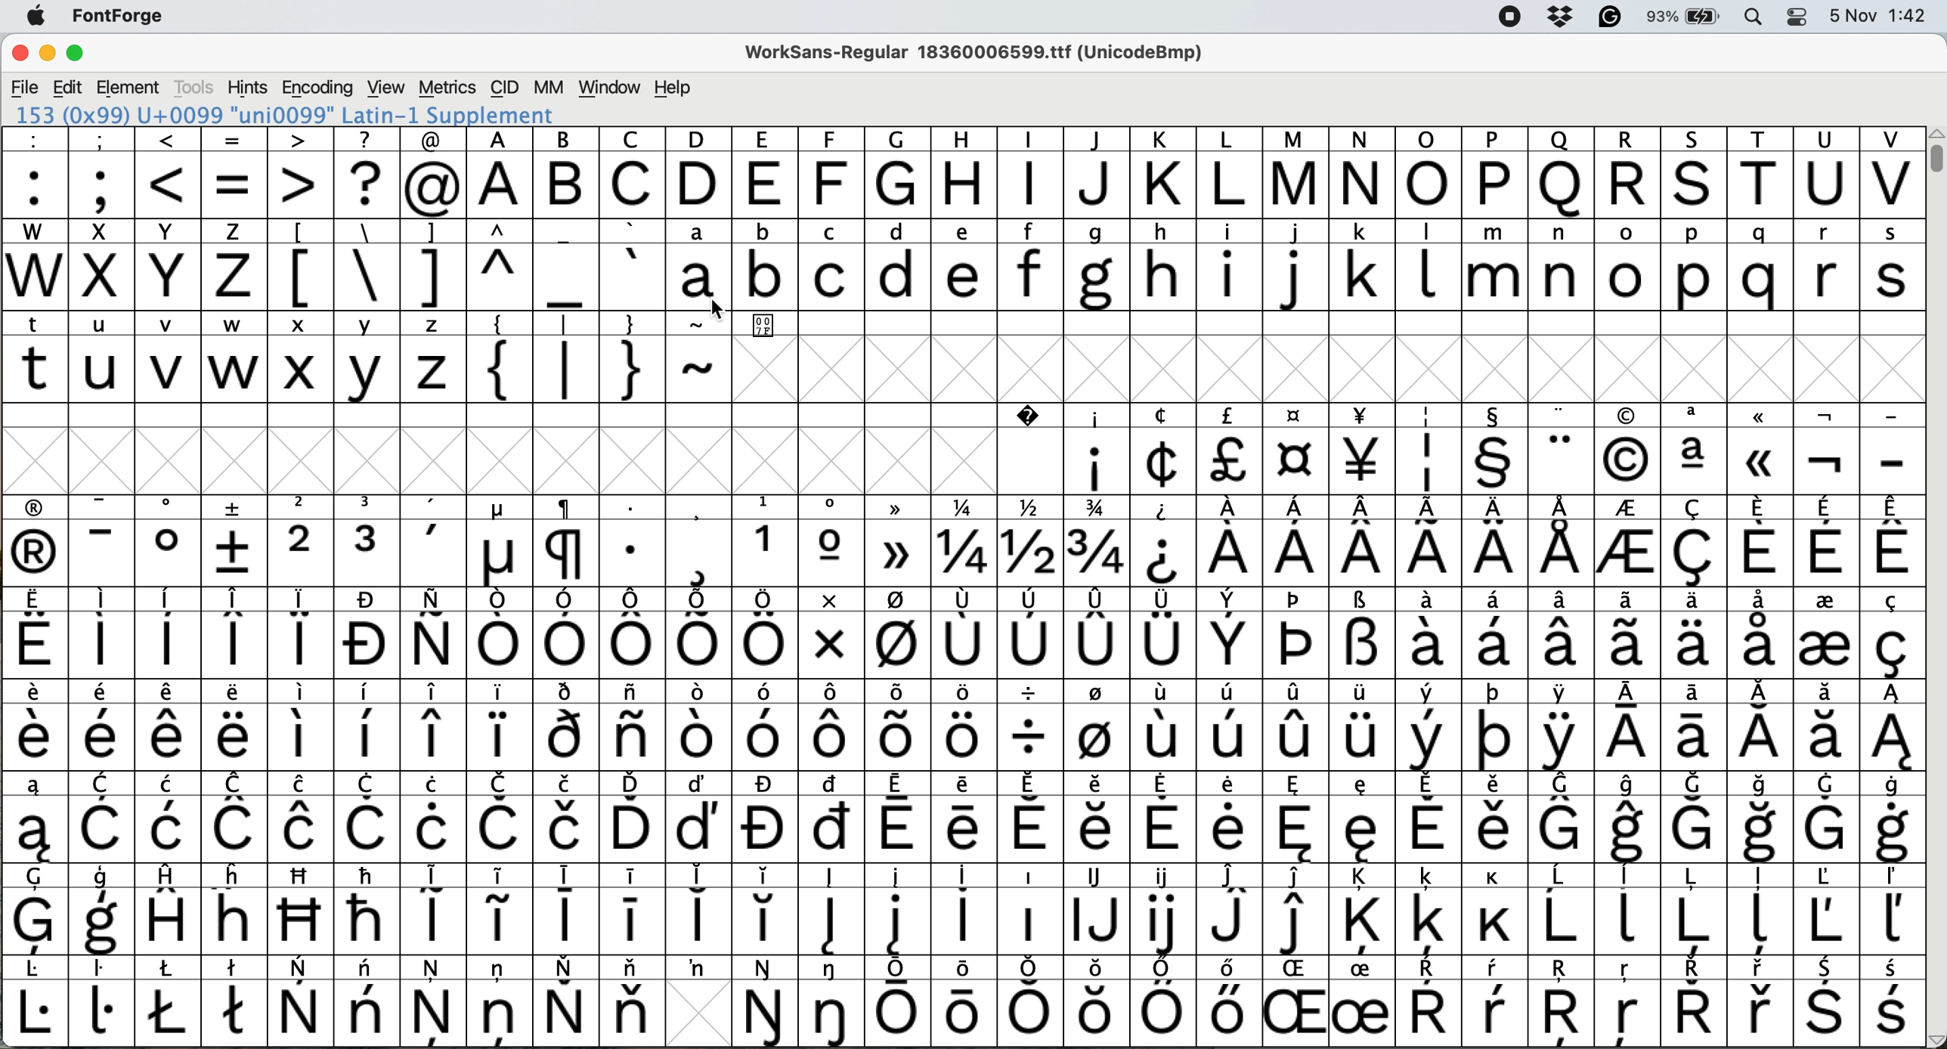  I want to click on battery, so click(1689, 16).